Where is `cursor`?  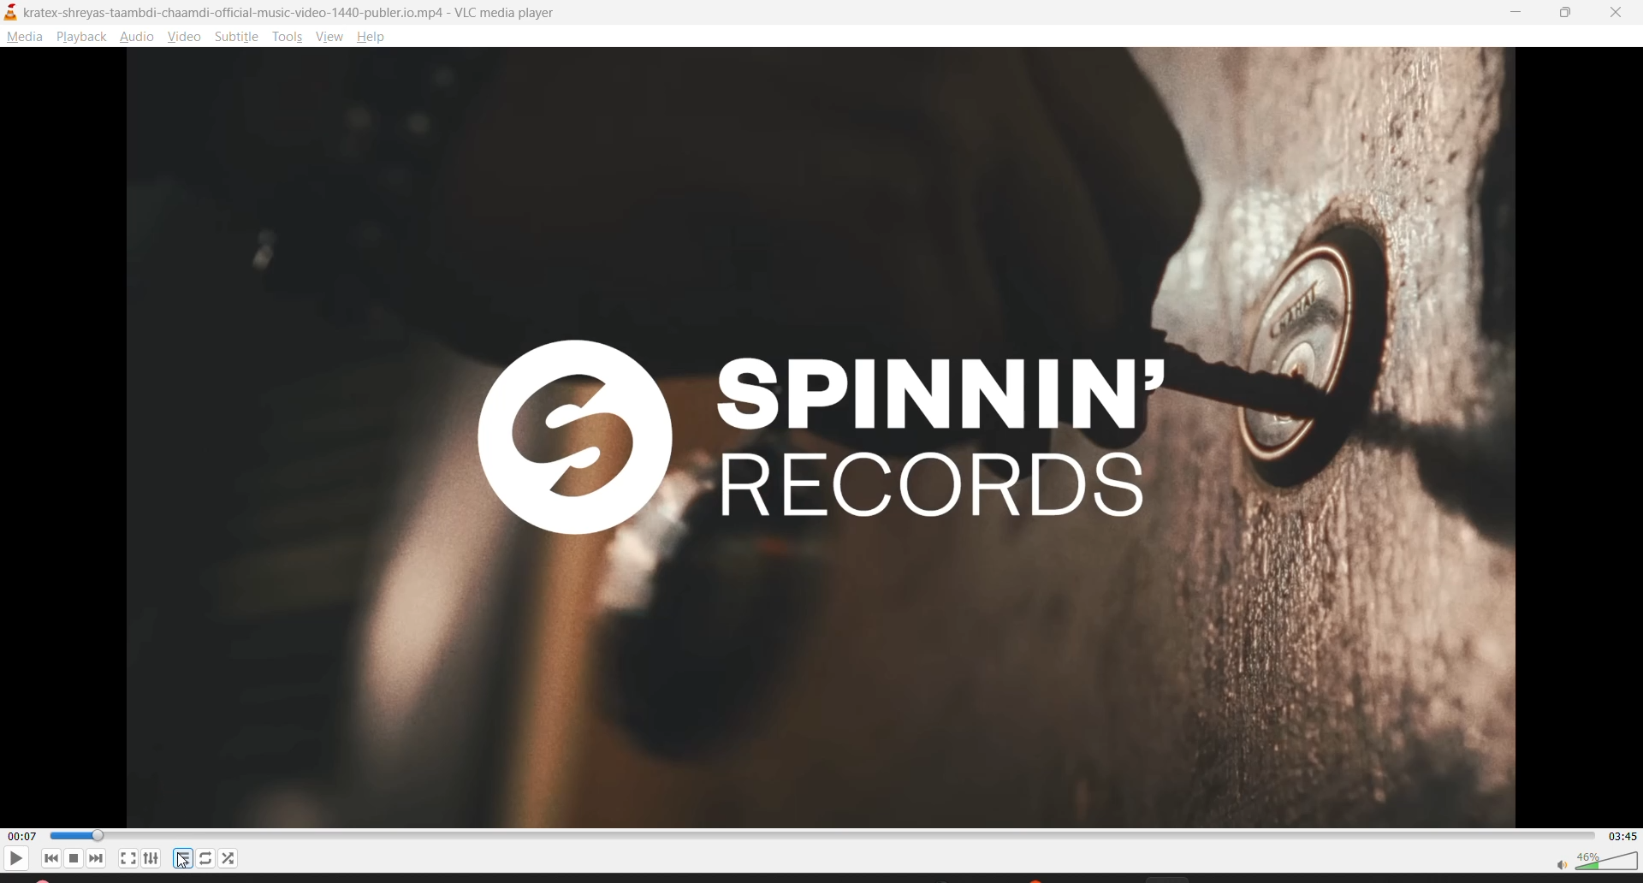 cursor is located at coordinates (181, 862).